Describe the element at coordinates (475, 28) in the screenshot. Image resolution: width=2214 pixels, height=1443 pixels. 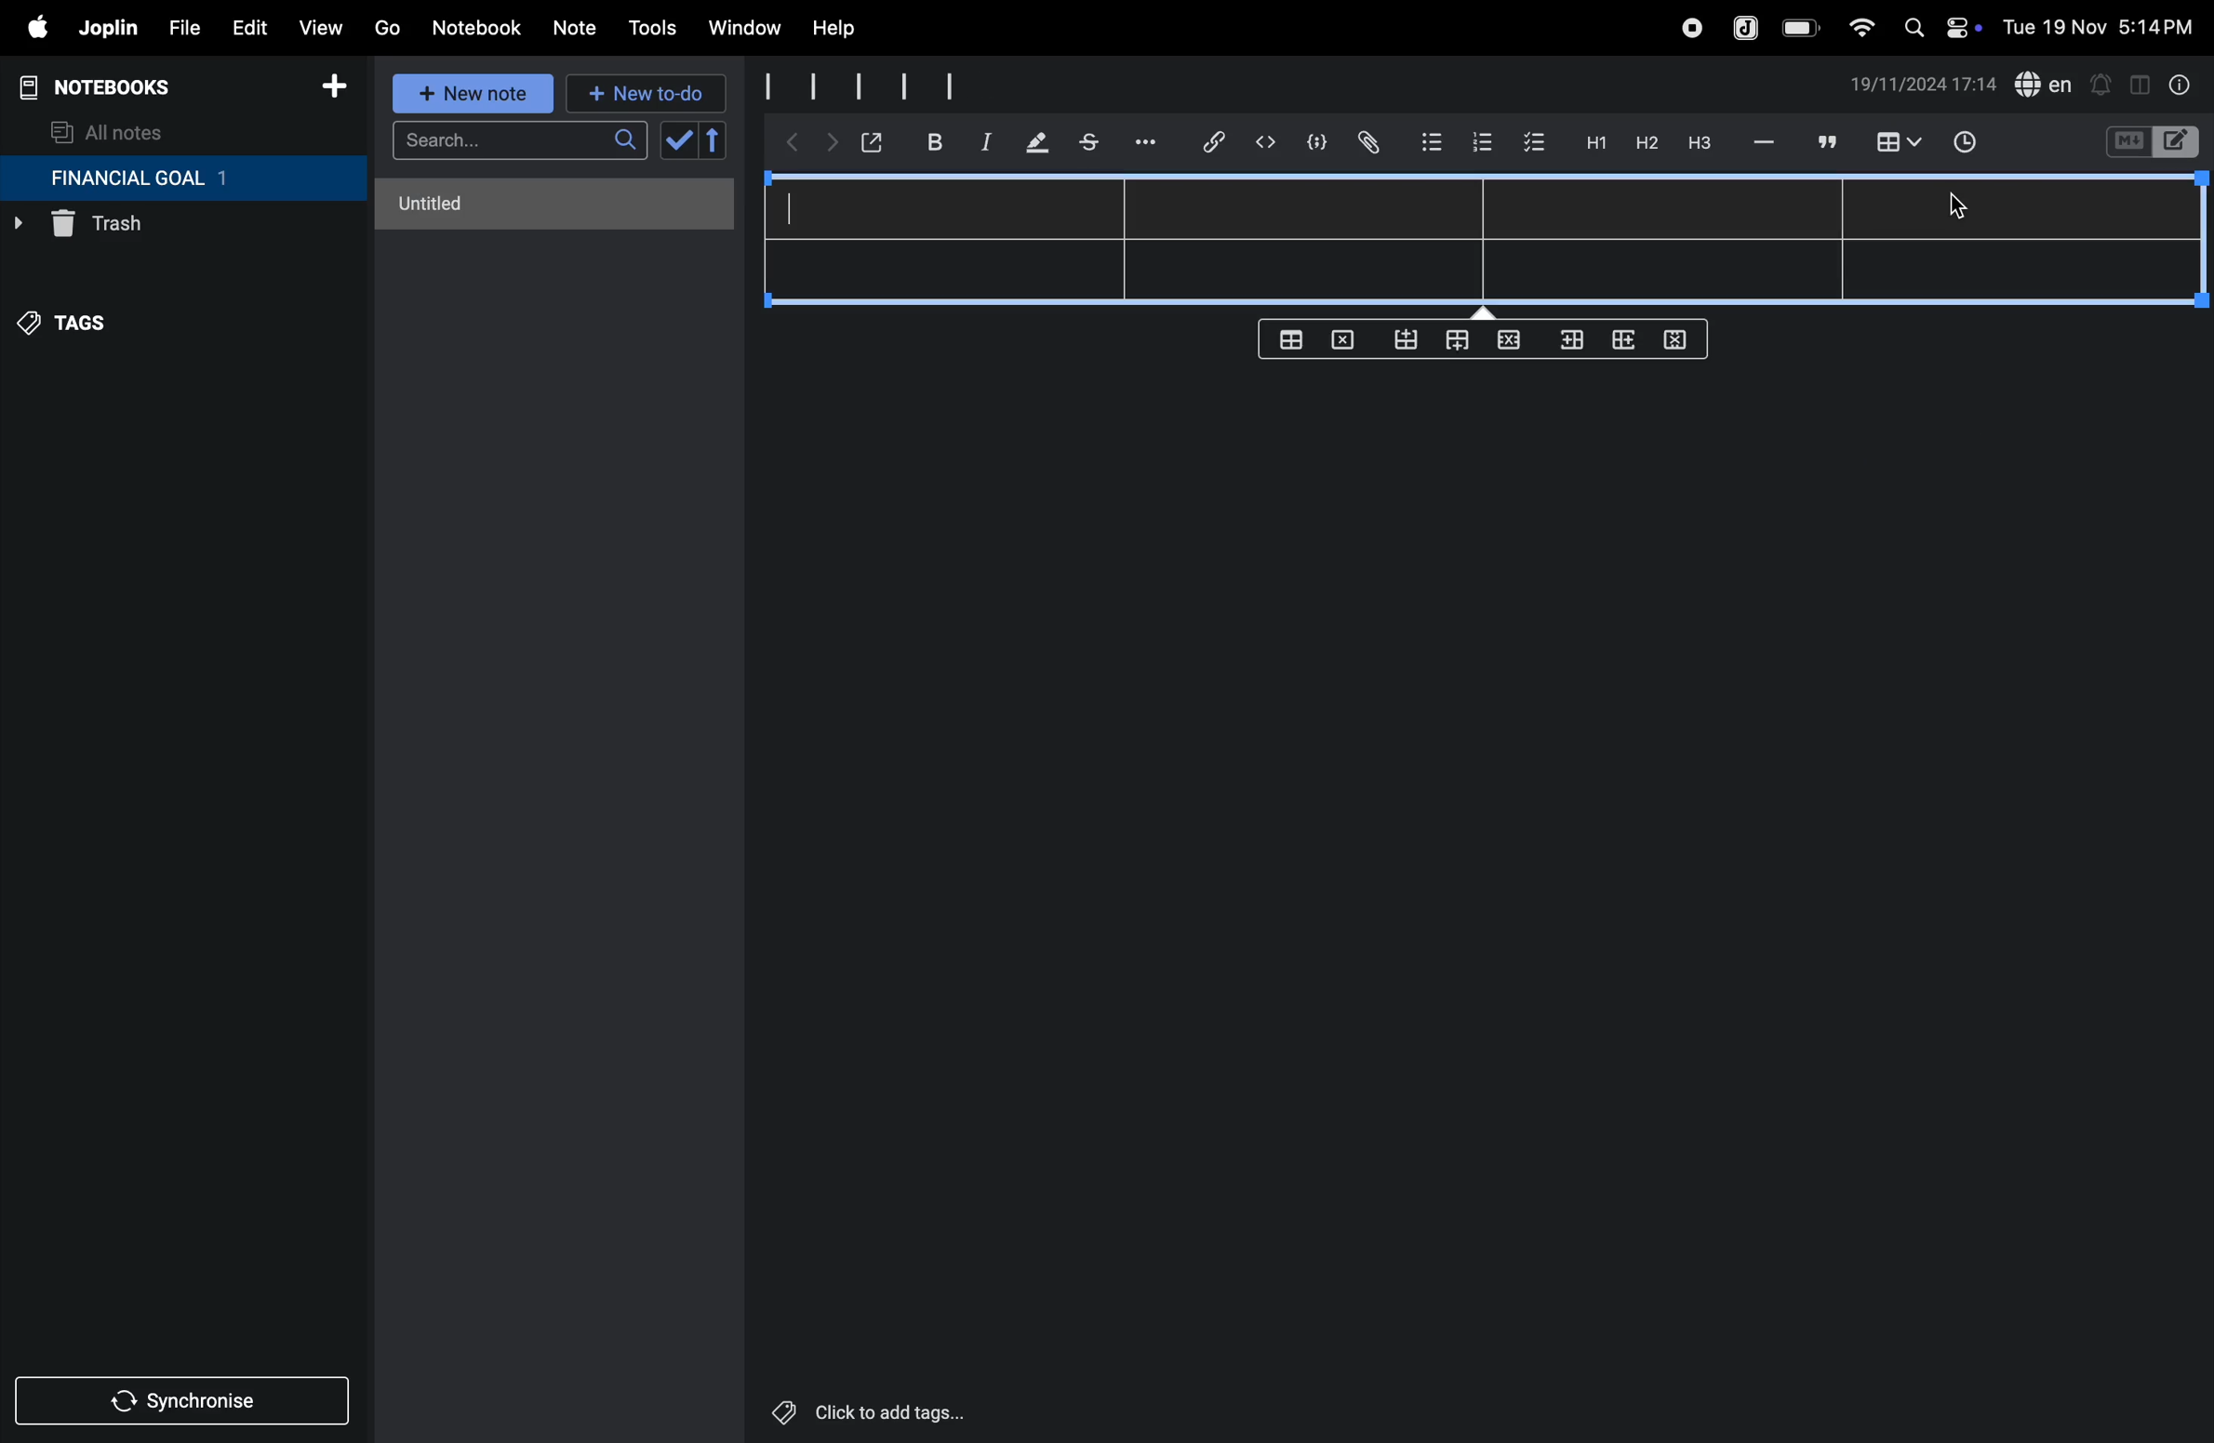
I see `notebook` at that location.